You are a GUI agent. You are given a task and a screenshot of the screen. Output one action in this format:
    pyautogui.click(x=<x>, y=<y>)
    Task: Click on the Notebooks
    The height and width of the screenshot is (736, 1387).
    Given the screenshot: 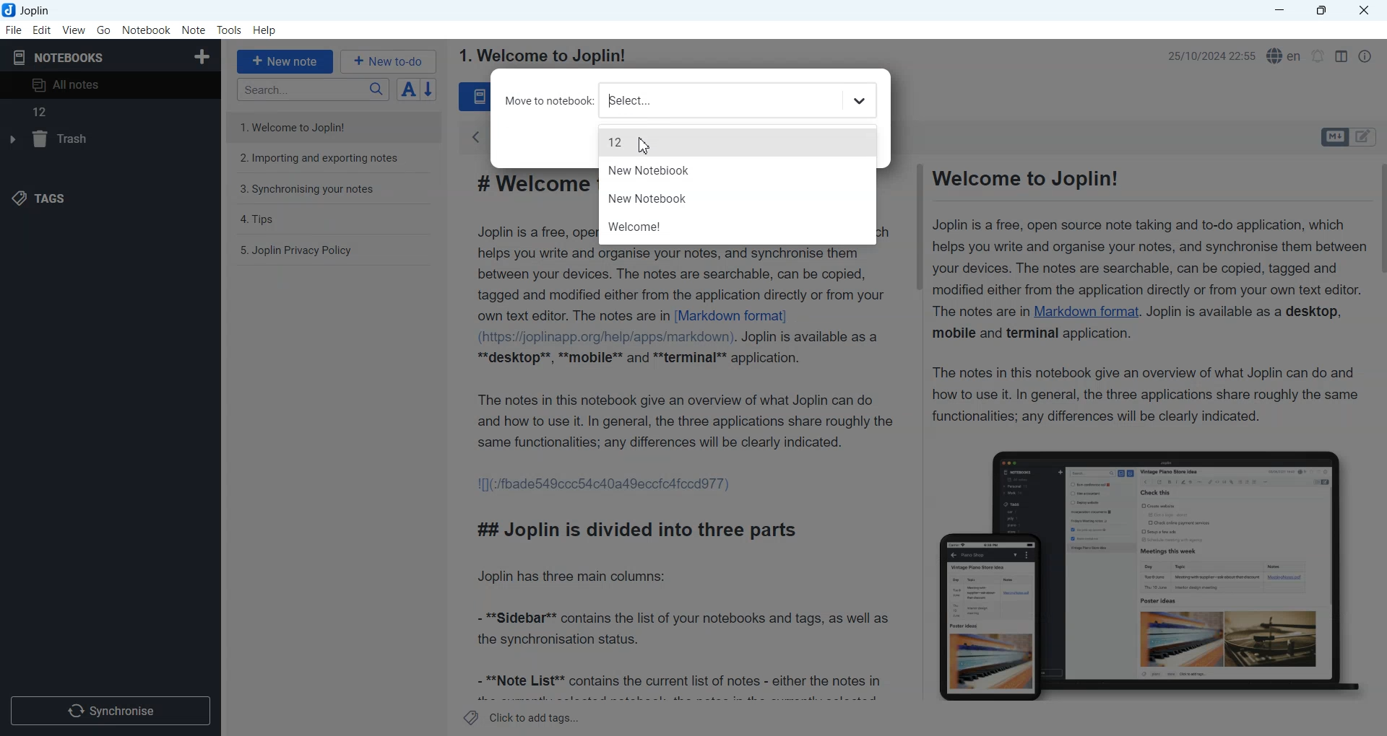 What is the action you would take?
    pyautogui.click(x=59, y=57)
    